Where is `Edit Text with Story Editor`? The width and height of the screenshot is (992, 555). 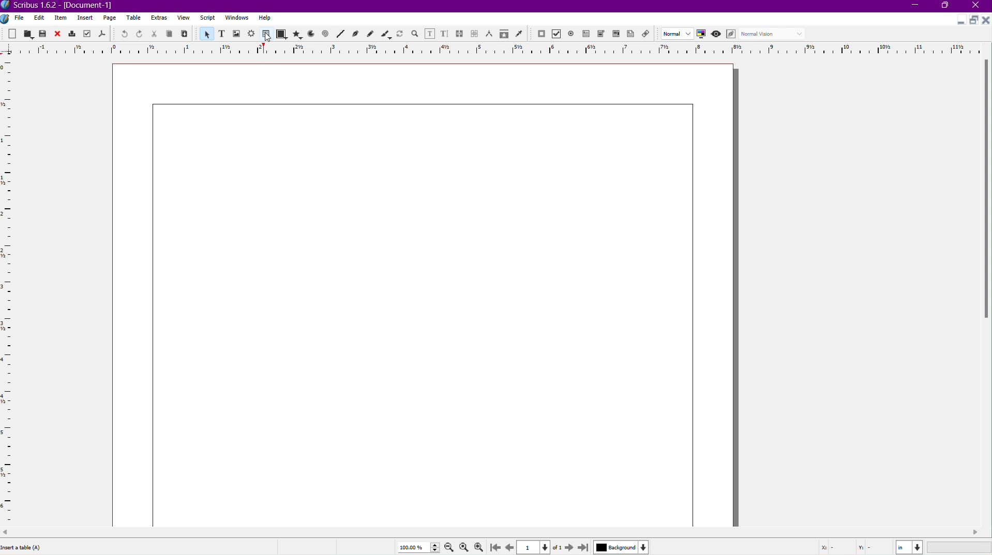 Edit Text with Story Editor is located at coordinates (445, 33).